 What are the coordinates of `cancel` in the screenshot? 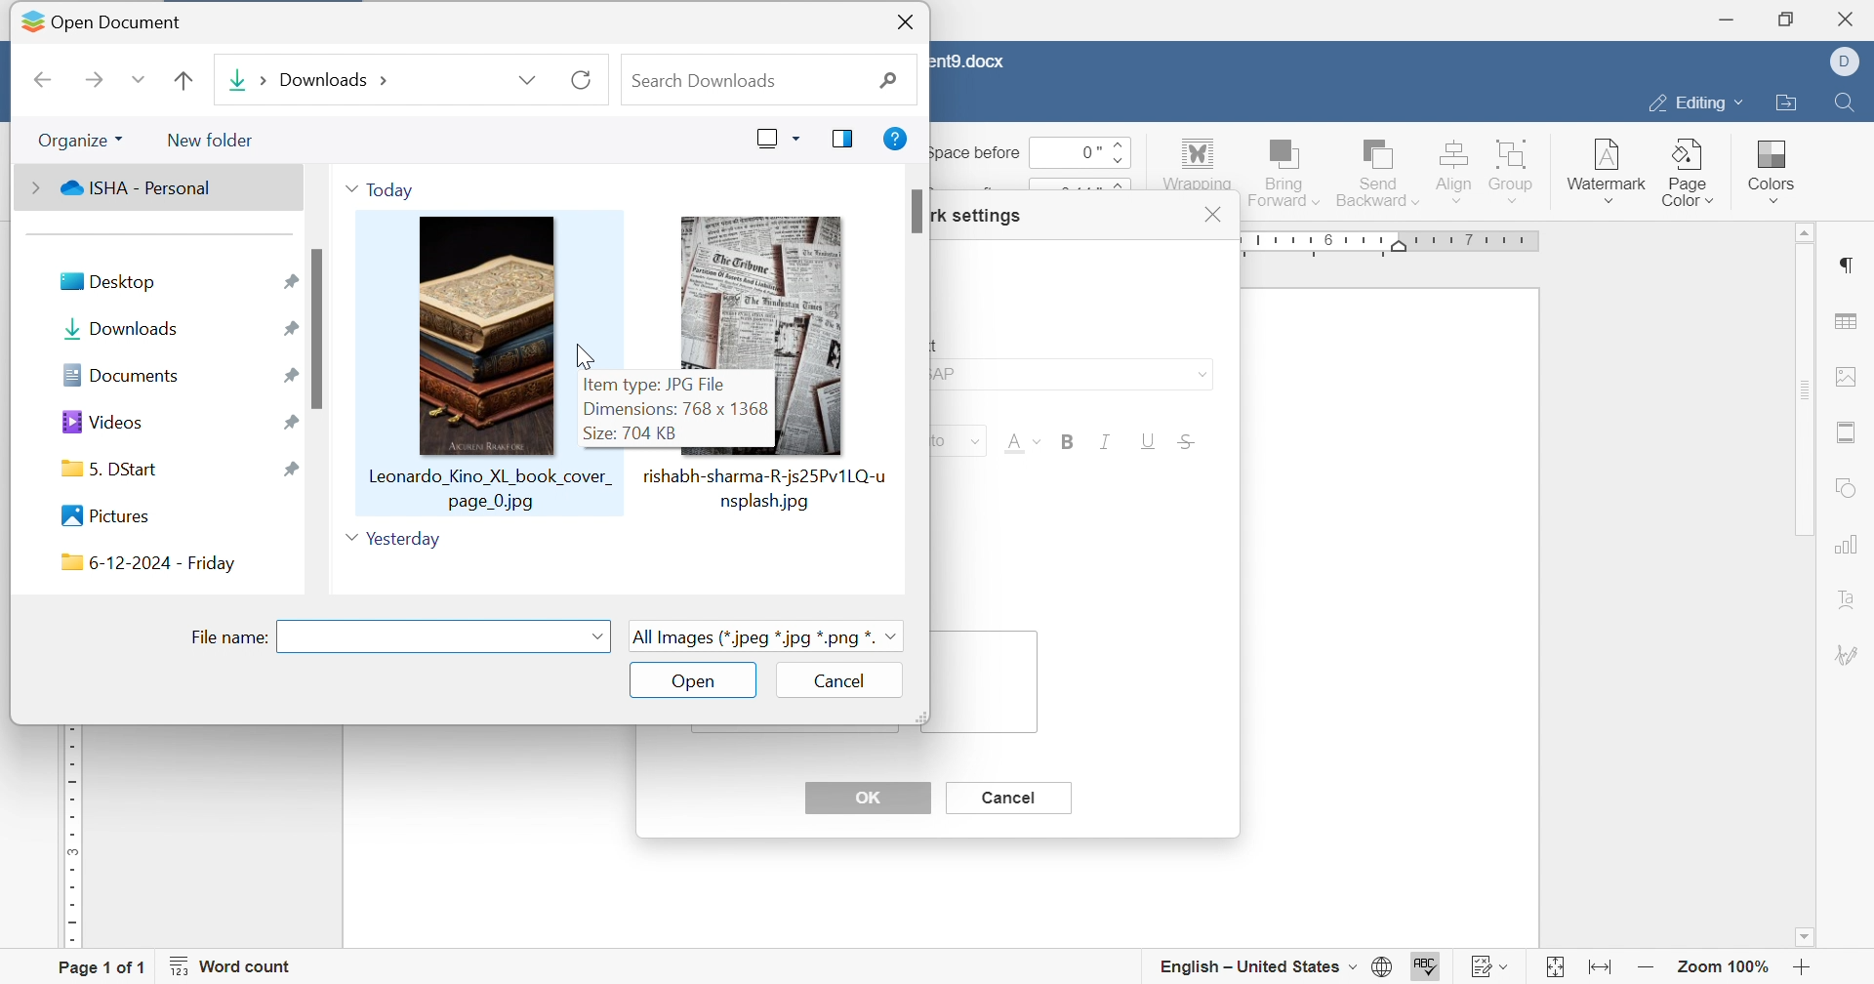 It's located at (1005, 797).